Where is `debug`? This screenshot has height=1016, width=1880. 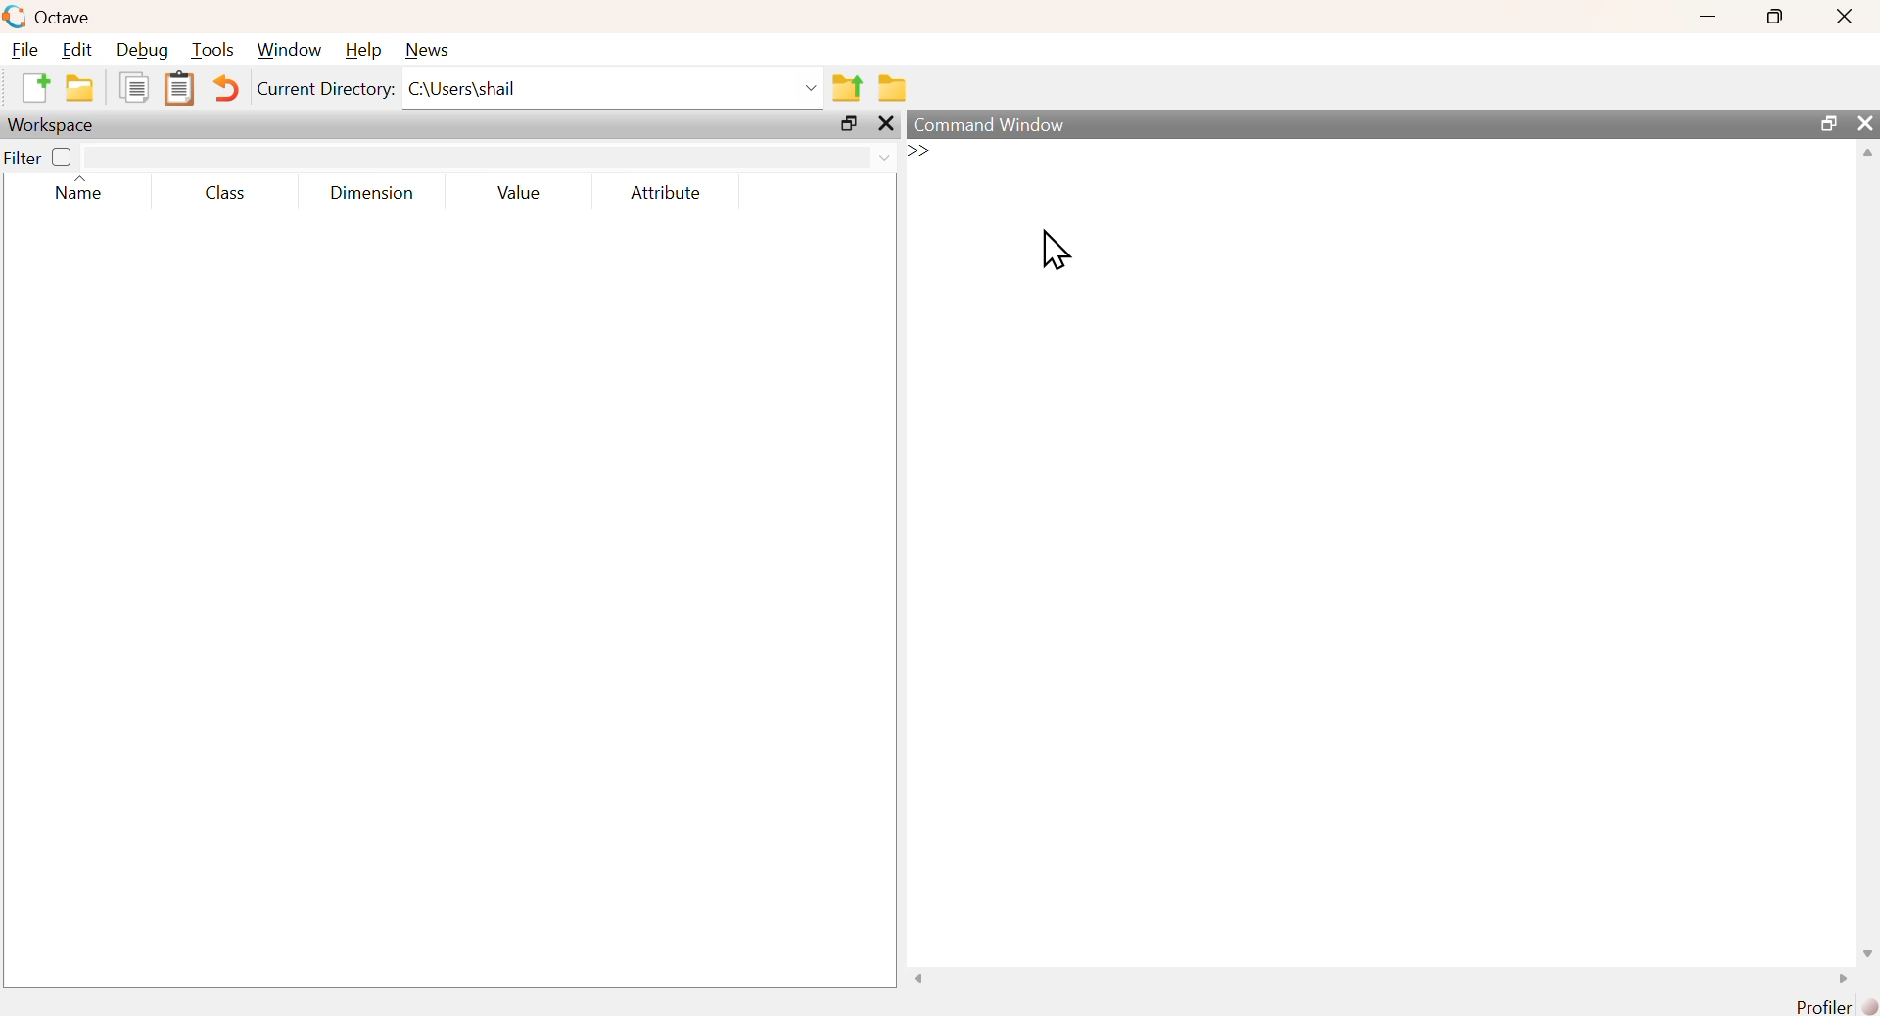 debug is located at coordinates (142, 52).